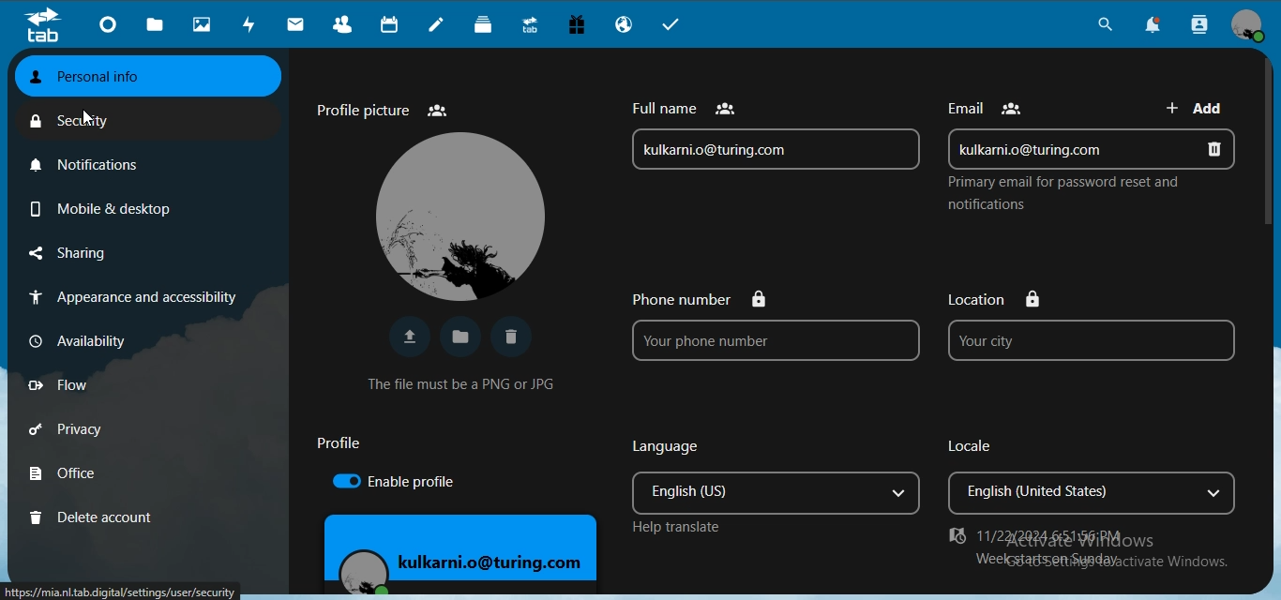 The image size is (1281, 600). I want to click on browse files, so click(460, 338).